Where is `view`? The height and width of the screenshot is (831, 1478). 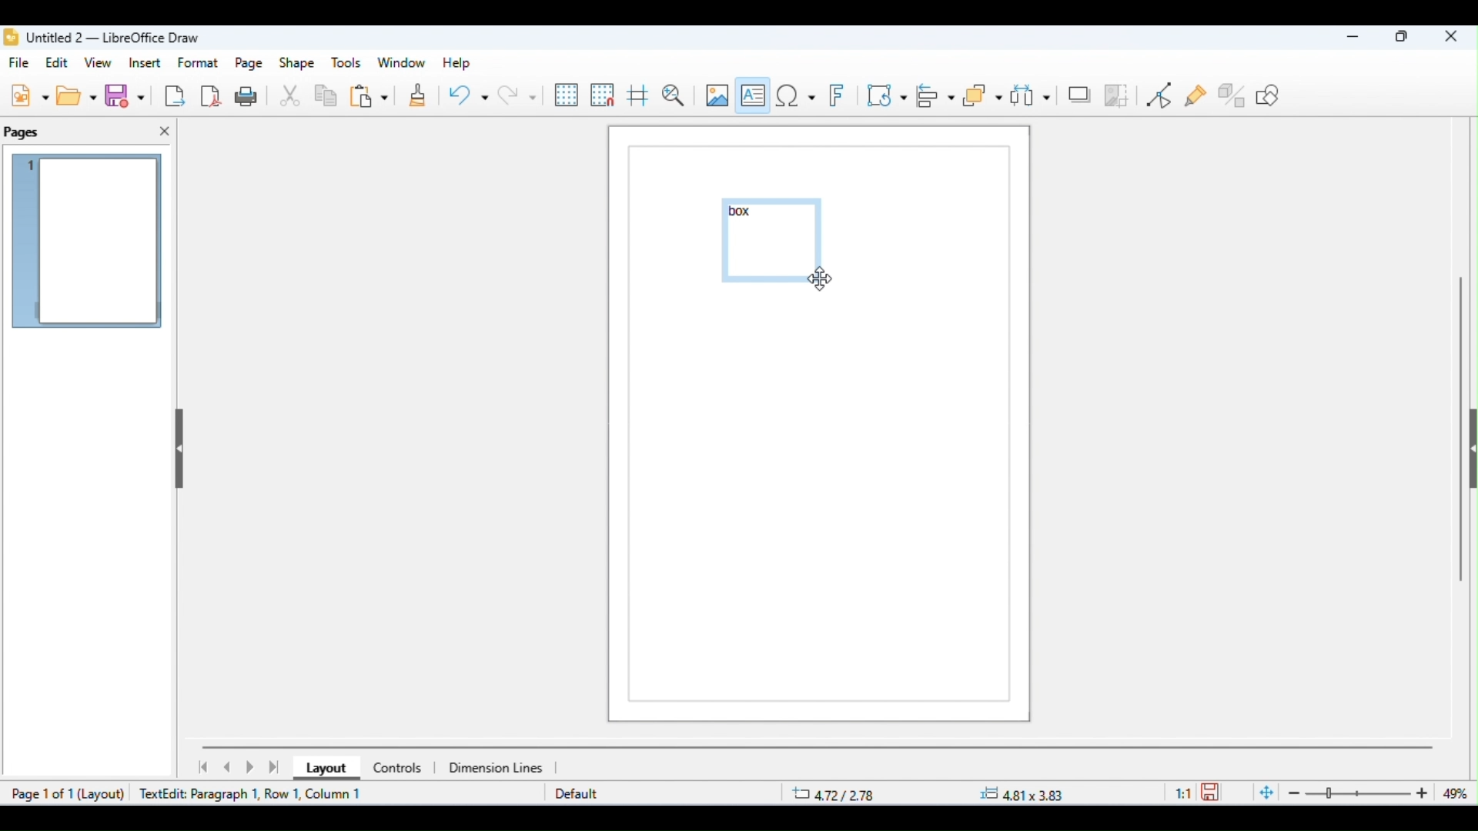 view is located at coordinates (100, 64).